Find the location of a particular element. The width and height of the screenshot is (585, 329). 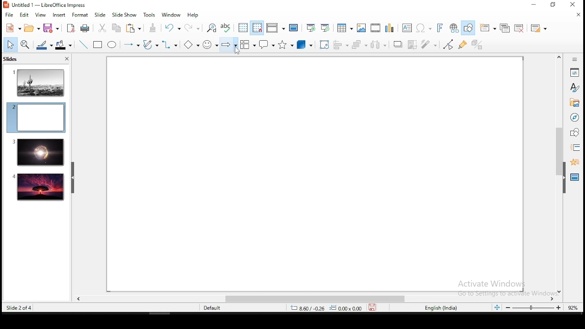

new slide is located at coordinates (489, 27).